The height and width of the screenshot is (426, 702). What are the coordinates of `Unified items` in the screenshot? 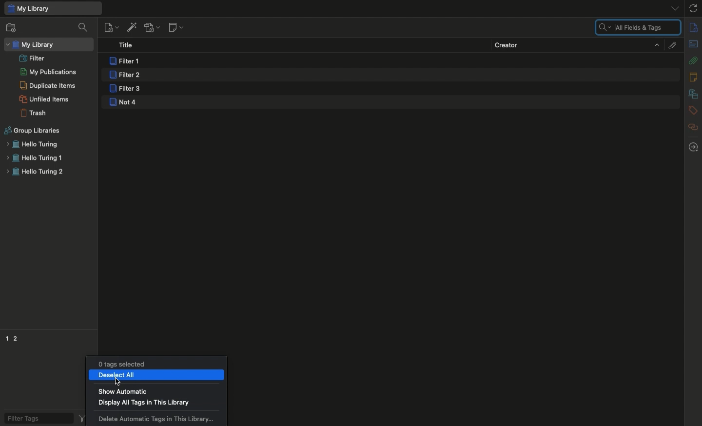 It's located at (46, 99).